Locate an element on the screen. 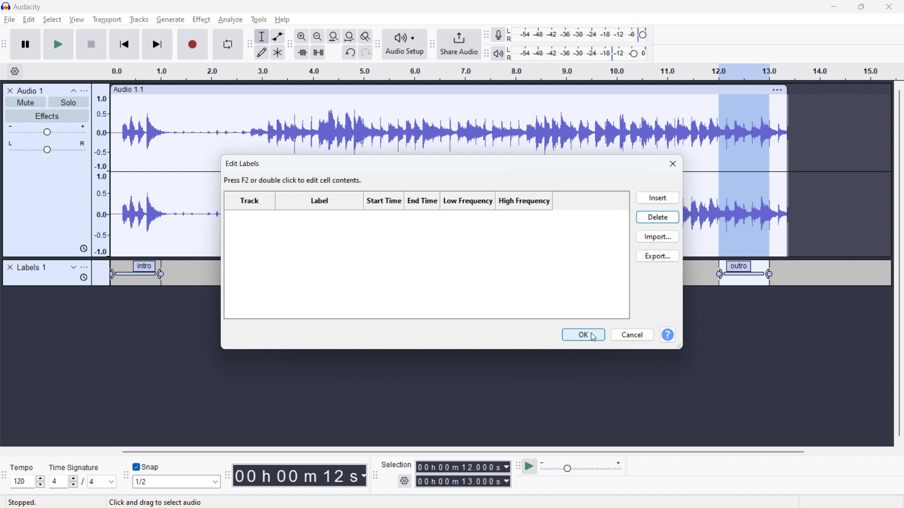  label 3 is located at coordinates (745, 272).